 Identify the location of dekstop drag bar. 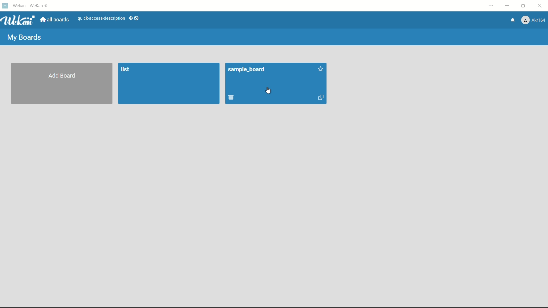
(135, 19).